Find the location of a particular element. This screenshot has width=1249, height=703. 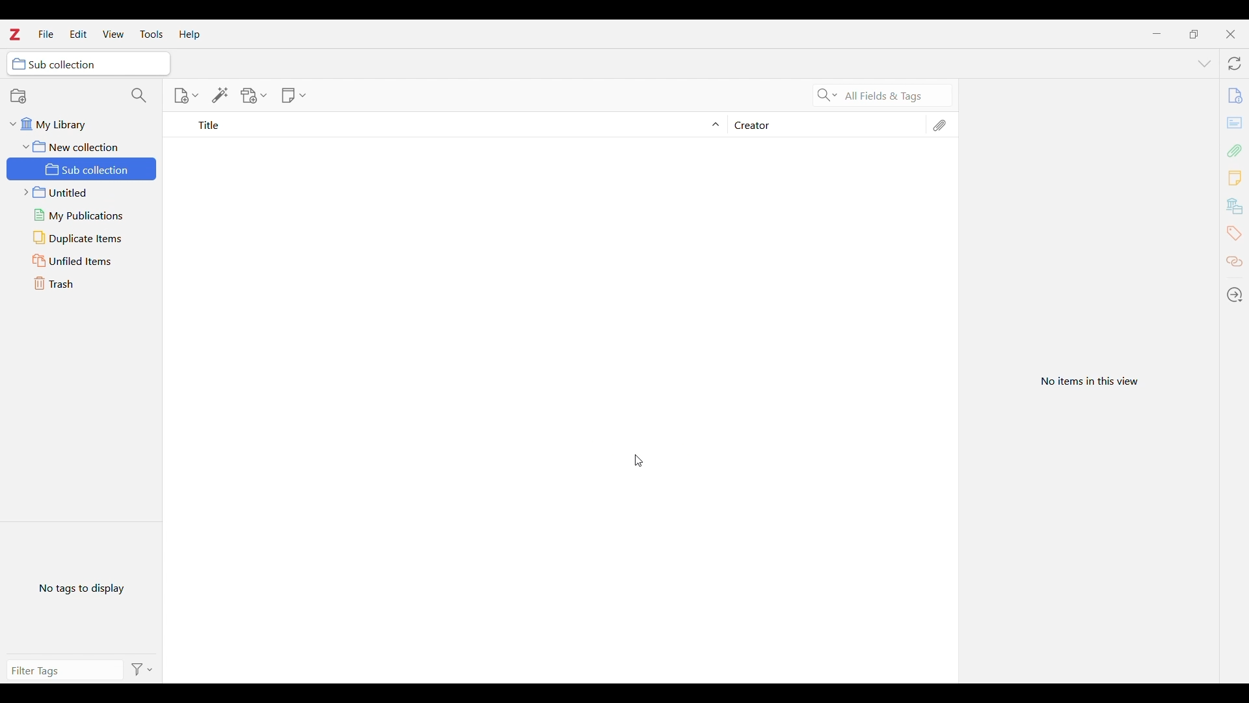

Tags is located at coordinates (1233, 234).